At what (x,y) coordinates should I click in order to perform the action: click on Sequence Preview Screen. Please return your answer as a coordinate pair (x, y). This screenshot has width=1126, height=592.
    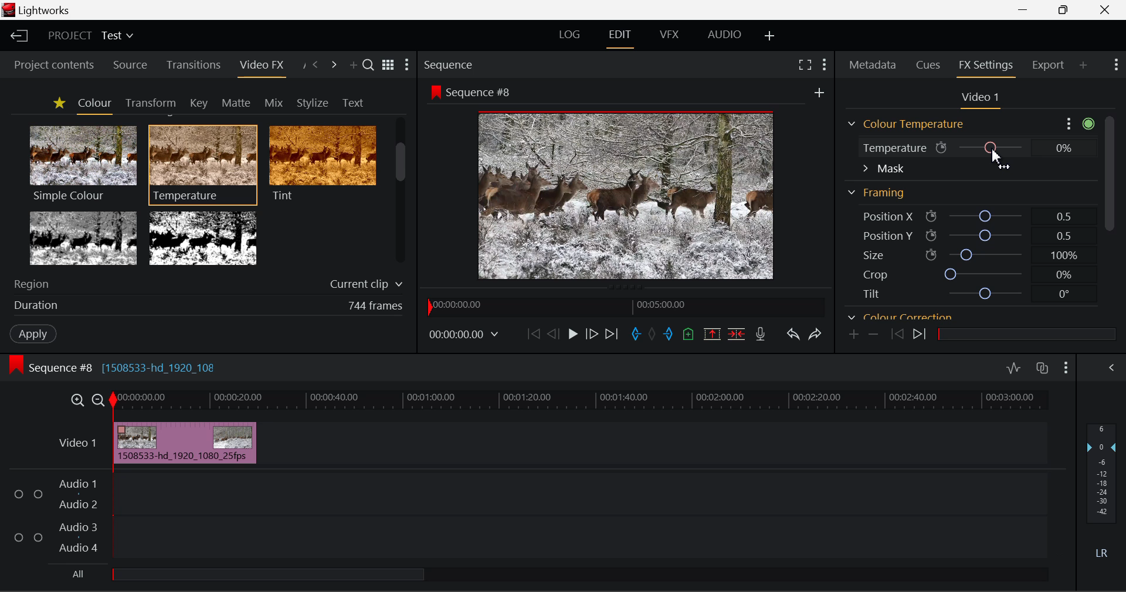
    Looking at the image, I should click on (629, 194).